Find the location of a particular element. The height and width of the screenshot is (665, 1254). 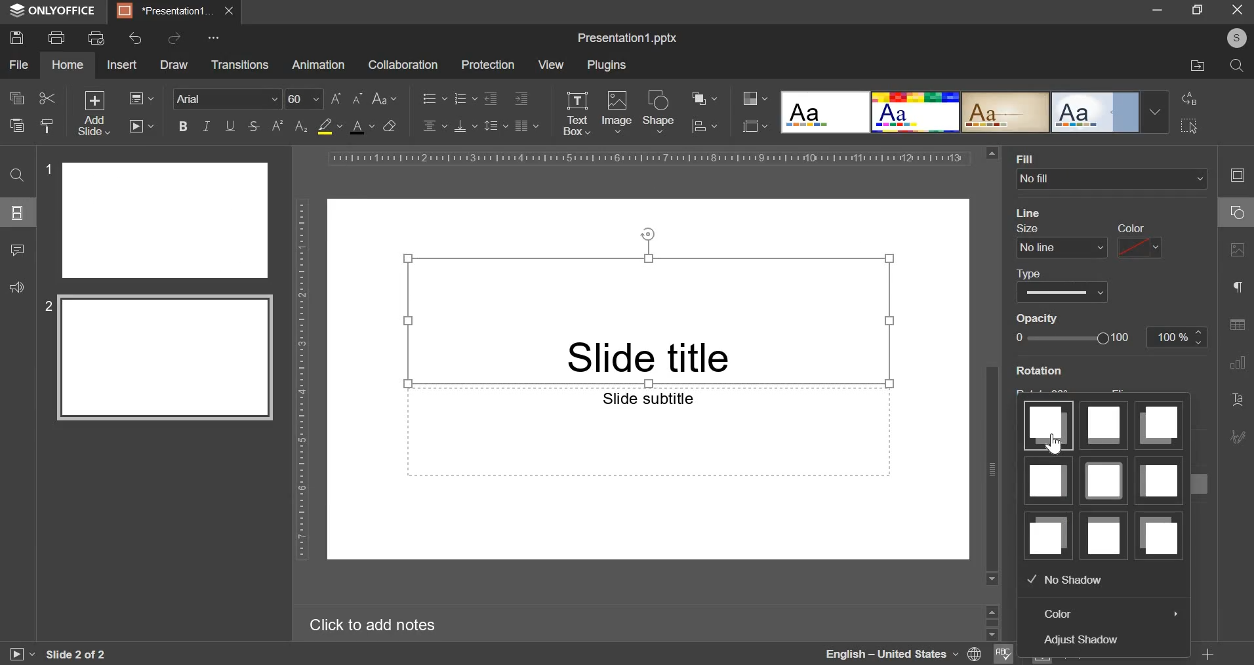

vertical alignment is located at coordinates (466, 125).